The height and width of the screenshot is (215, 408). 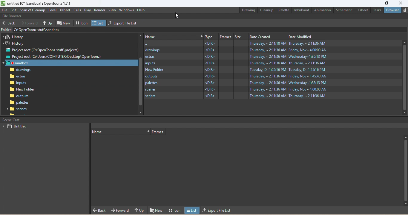 What do you see at coordinates (241, 37) in the screenshot?
I see `Size` at bounding box center [241, 37].